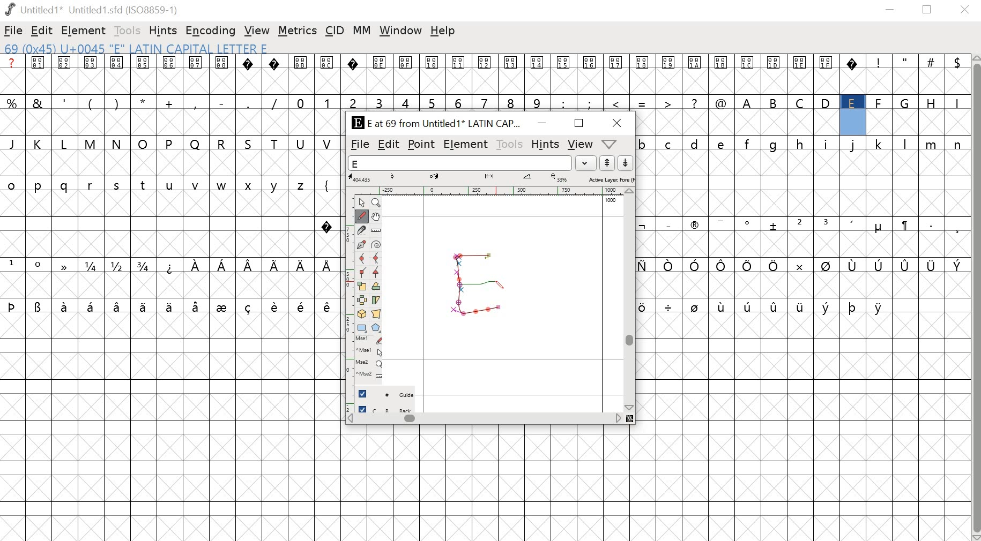  Describe the element at coordinates (487, 190) in the screenshot. I see `ruler` at that location.